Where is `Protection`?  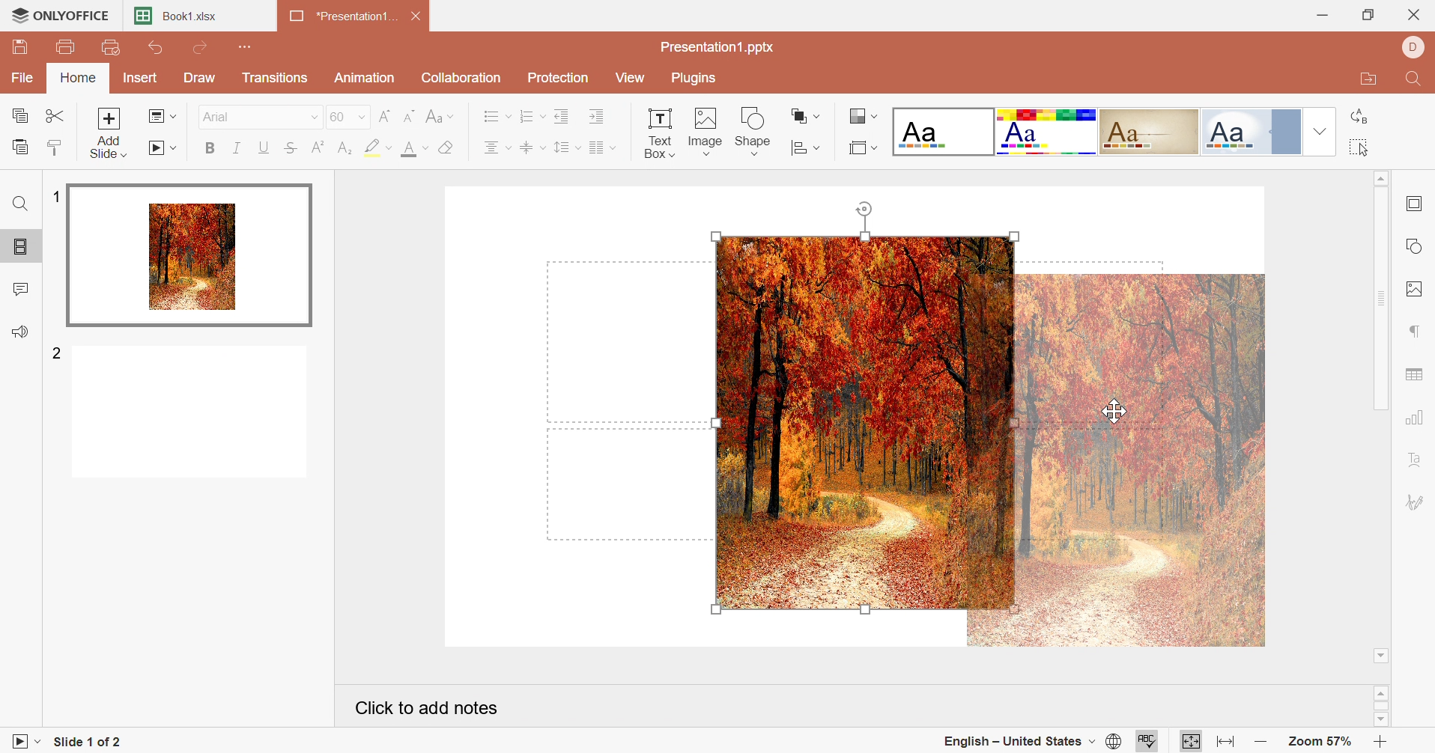 Protection is located at coordinates (562, 79).